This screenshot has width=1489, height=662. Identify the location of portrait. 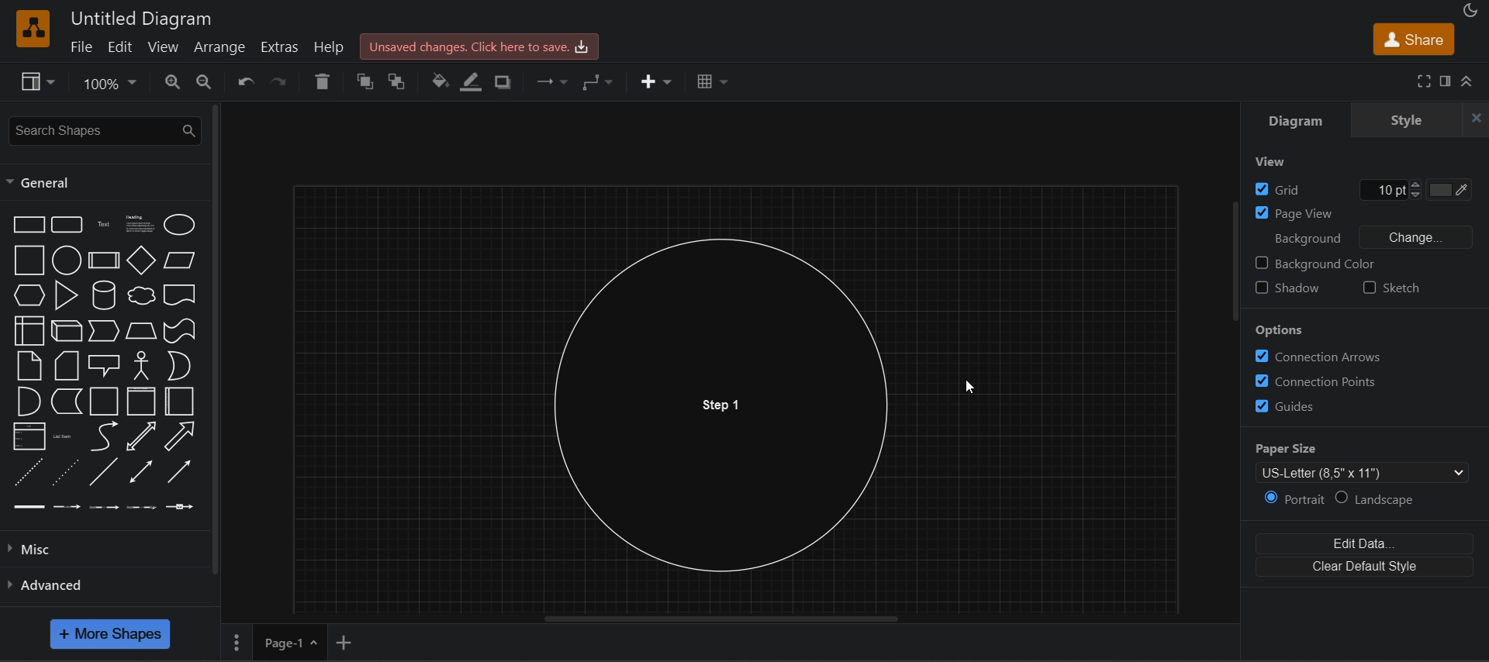
(1290, 502).